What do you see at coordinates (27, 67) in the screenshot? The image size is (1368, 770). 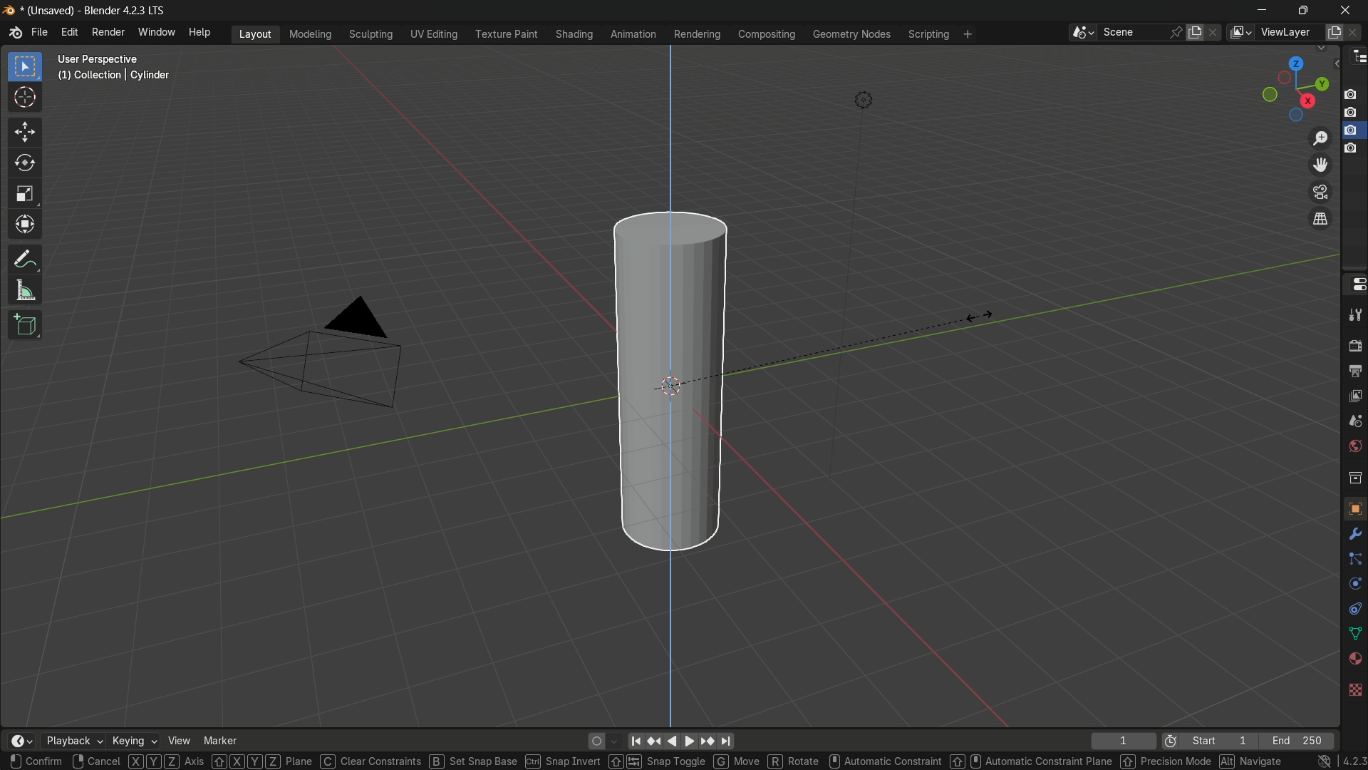 I see `select box` at bounding box center [27, 67].